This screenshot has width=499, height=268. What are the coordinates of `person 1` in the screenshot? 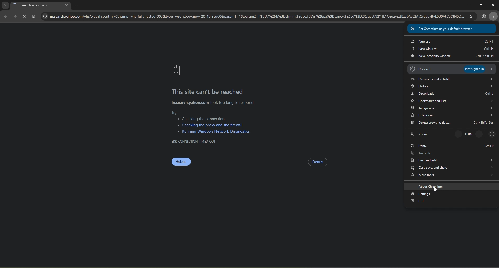 It's located at (452, 69).